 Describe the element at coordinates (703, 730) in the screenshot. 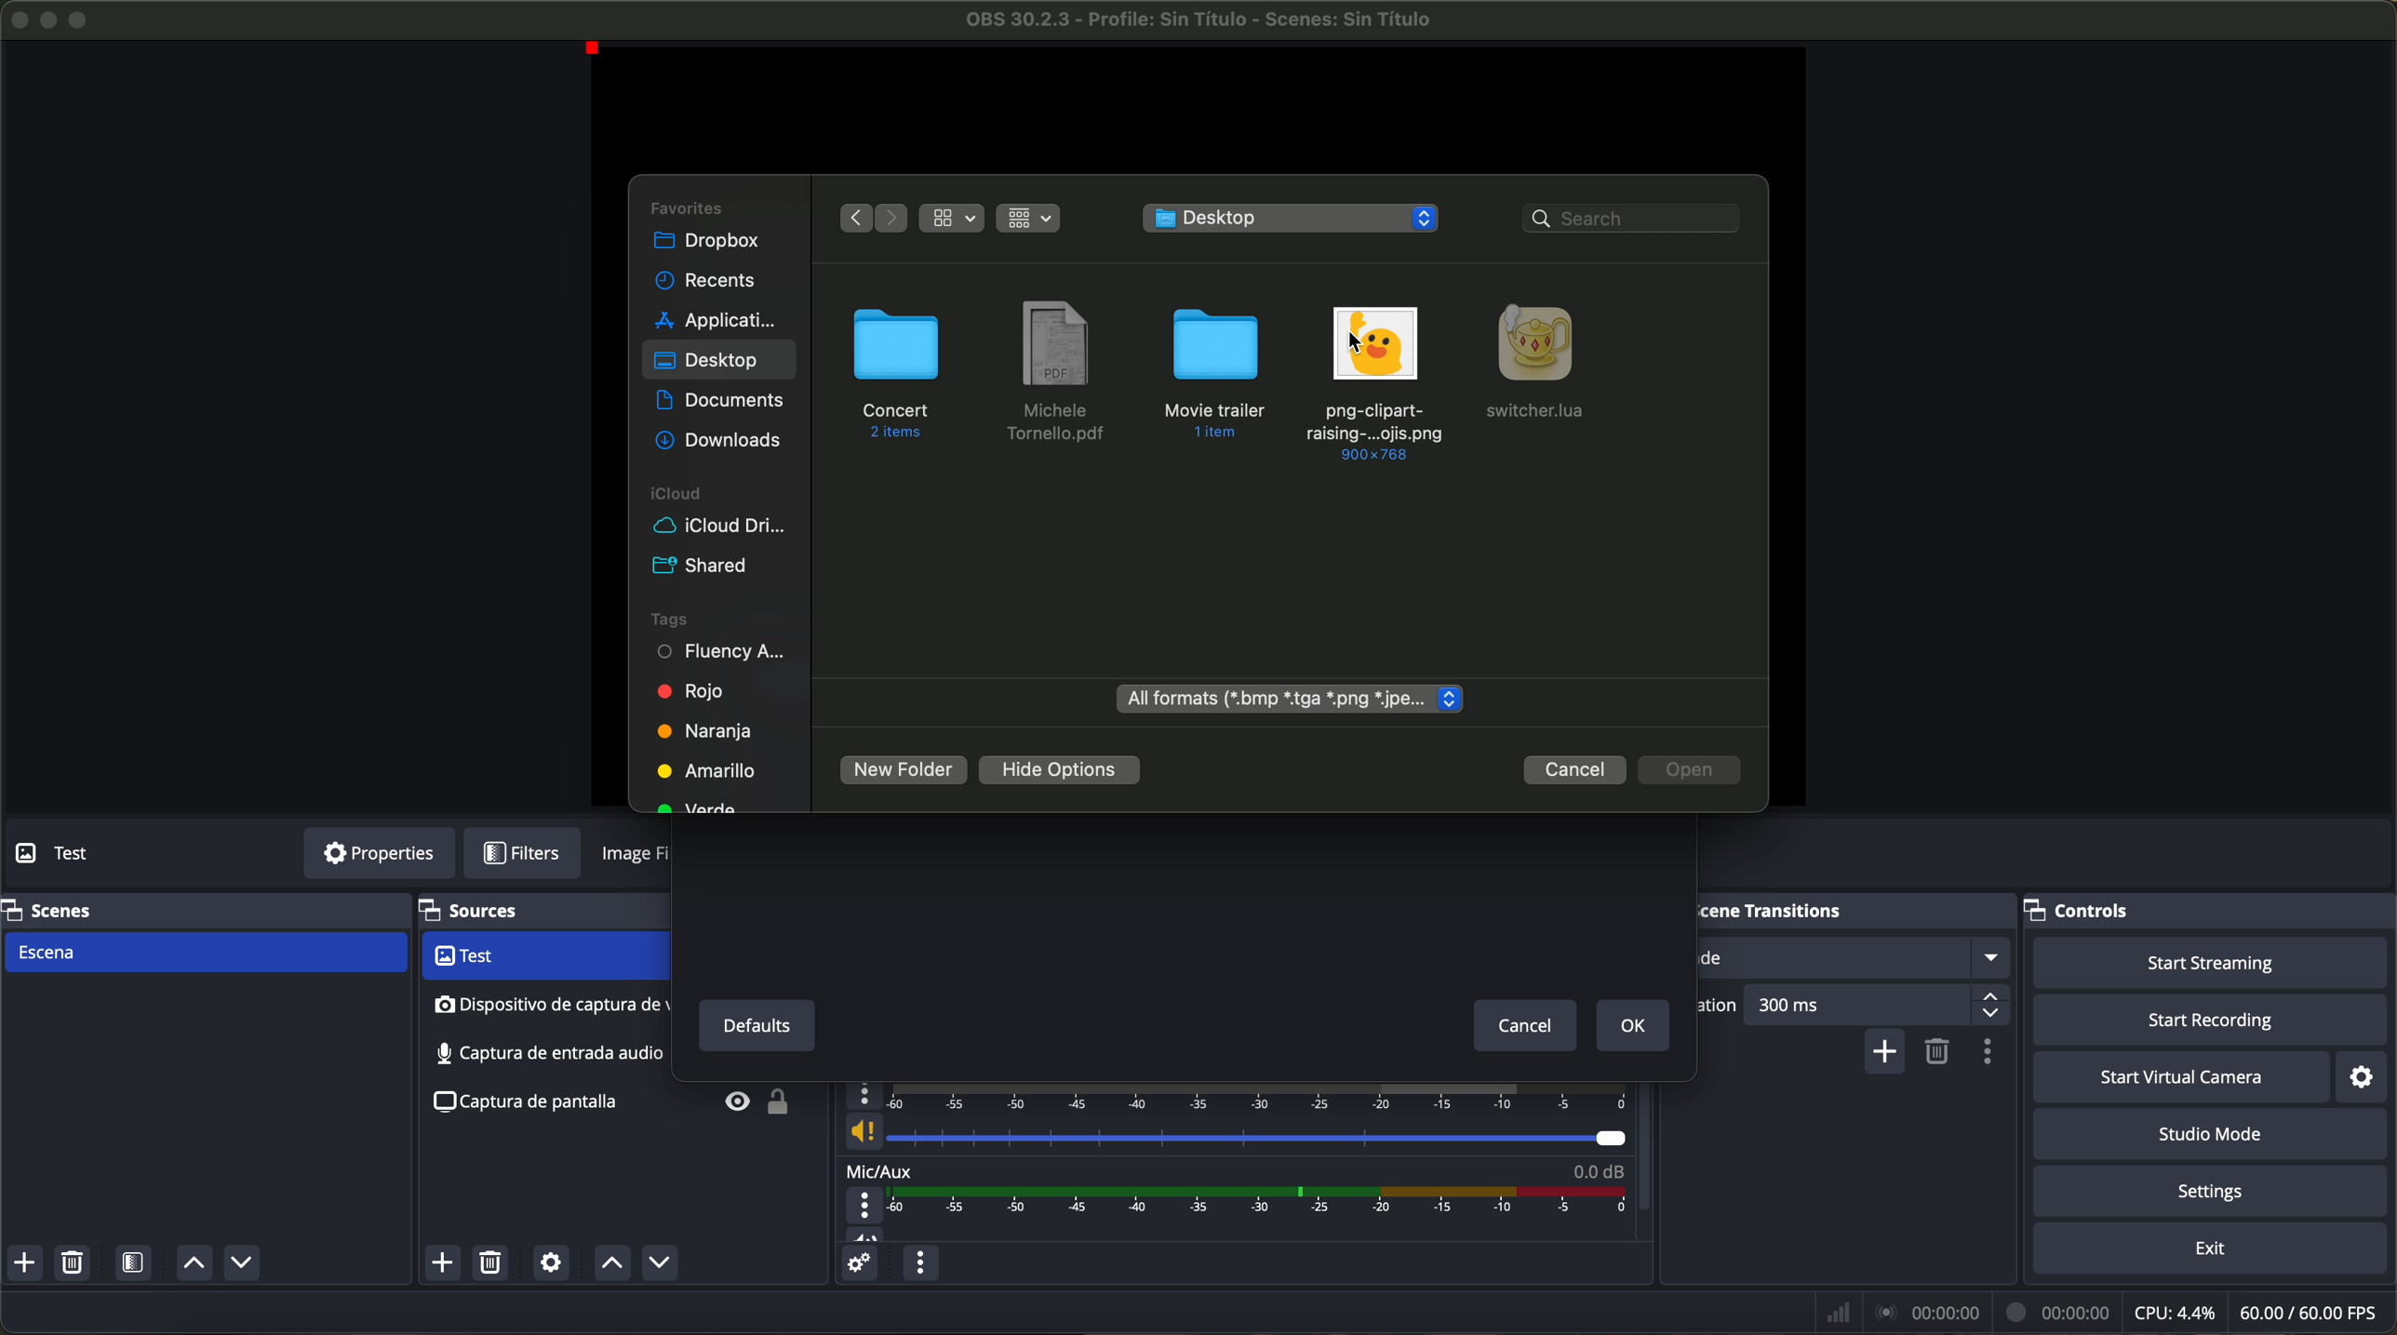

I see `orange` at that location.